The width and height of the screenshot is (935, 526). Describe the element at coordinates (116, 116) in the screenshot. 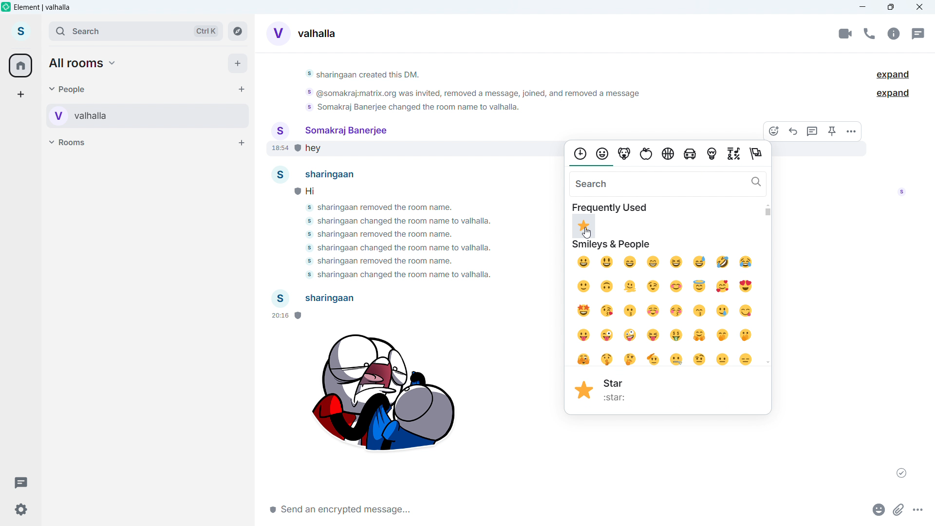

I see `Personal room ` at that location.